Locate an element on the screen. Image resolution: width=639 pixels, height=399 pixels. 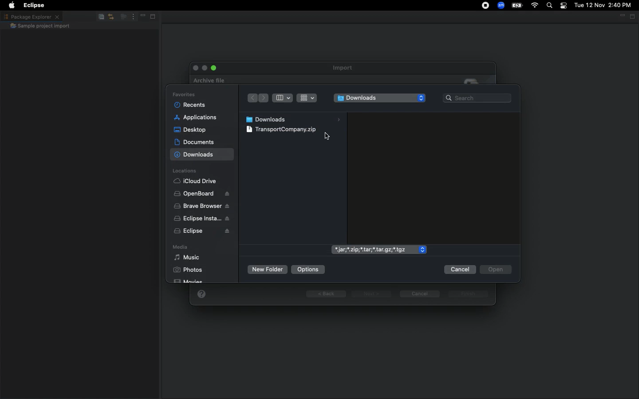
Minimize is located at coordinates (140, 17).